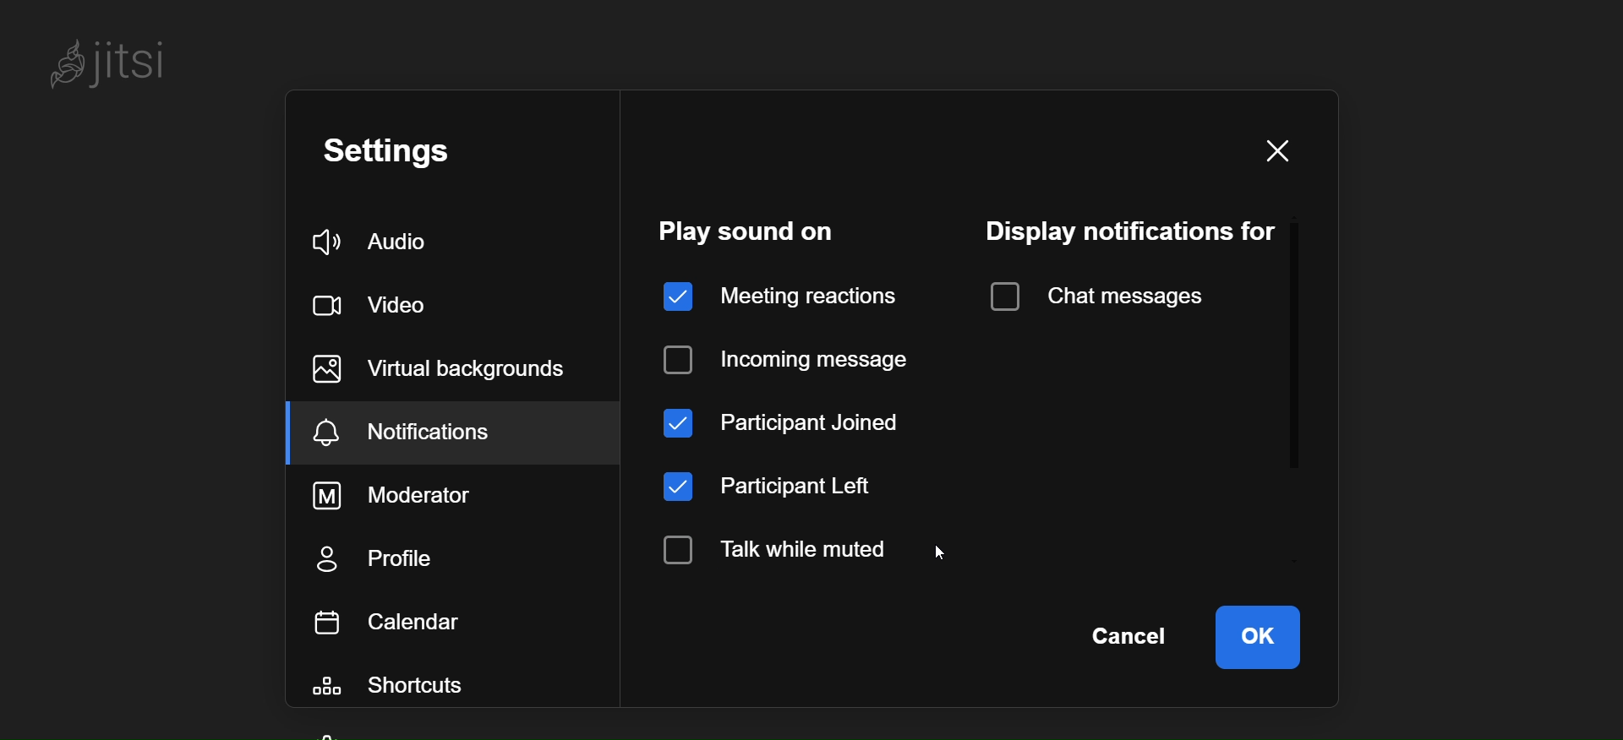 This screenshot has width=1623, height=740. I want to click on cusor, so click(948, 556).